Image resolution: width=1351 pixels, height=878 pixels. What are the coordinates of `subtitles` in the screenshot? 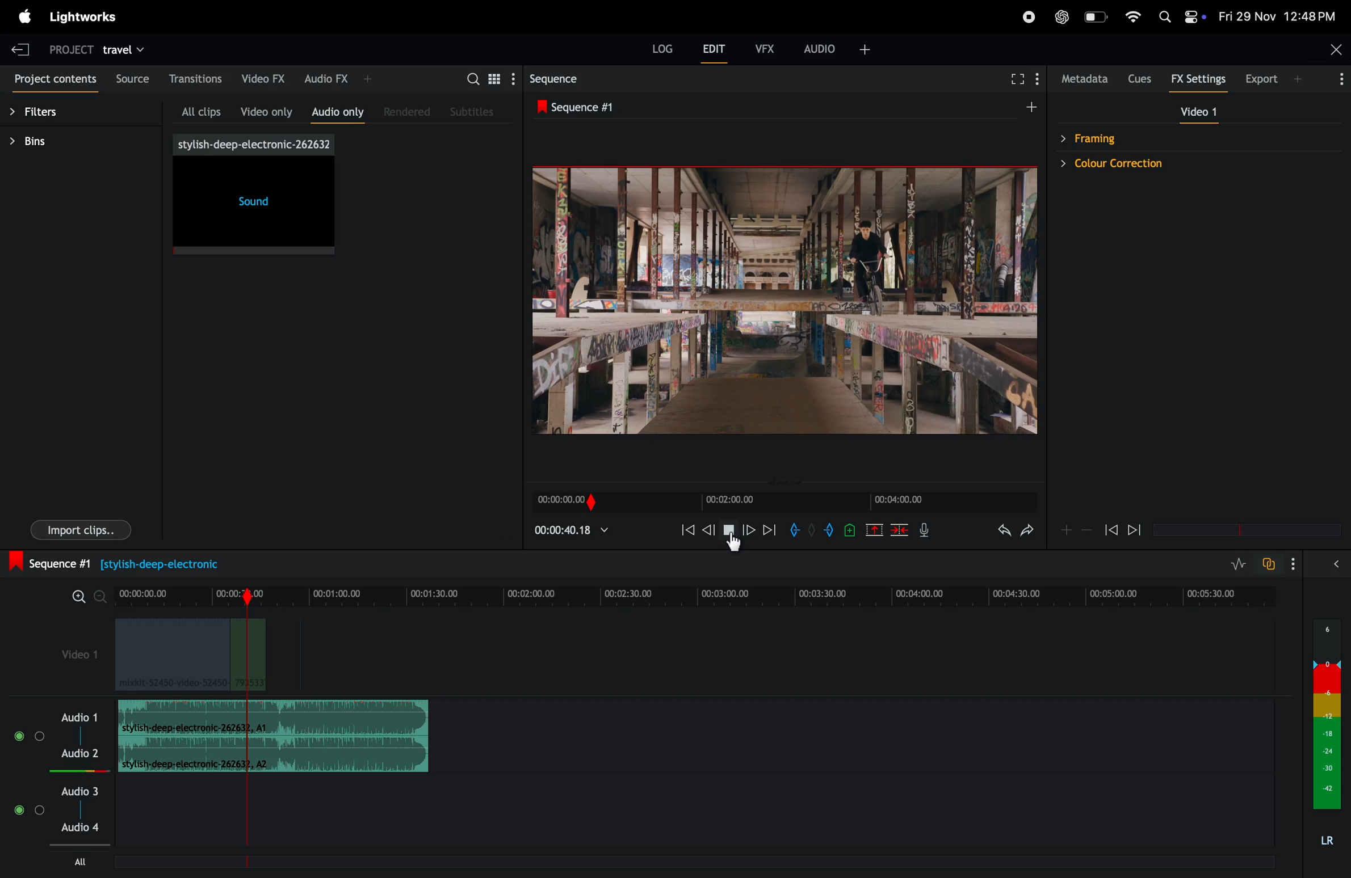 It's located at (477, 112).